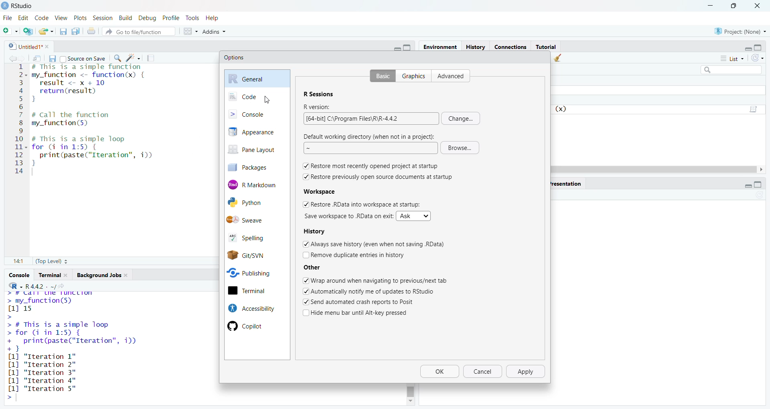  Describe the element at coordinates (462, 148) in the screenshot. I see `Browse` at that location.